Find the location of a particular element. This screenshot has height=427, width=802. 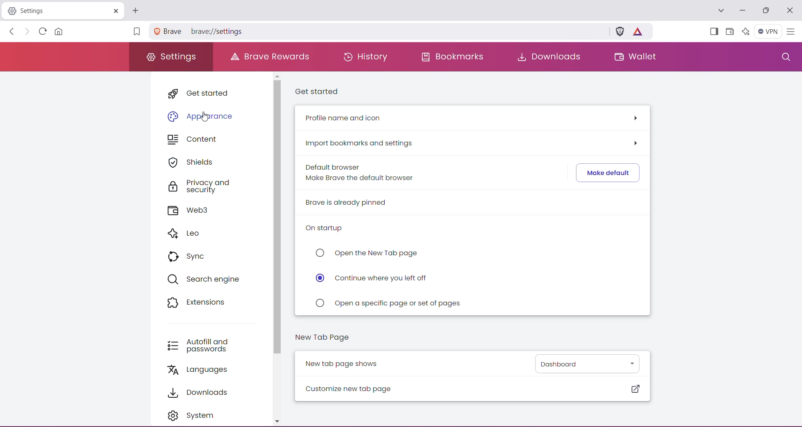

Click to open New Tab is located at coordinates (135, 10).